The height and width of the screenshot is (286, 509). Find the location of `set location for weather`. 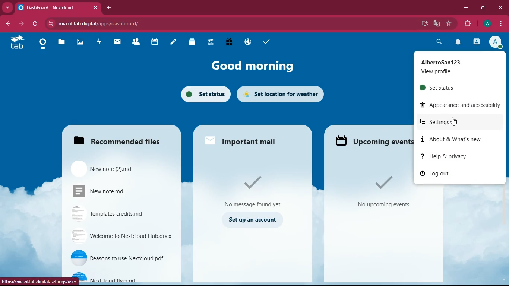

set location for weather is located at coordinates (282, 93).